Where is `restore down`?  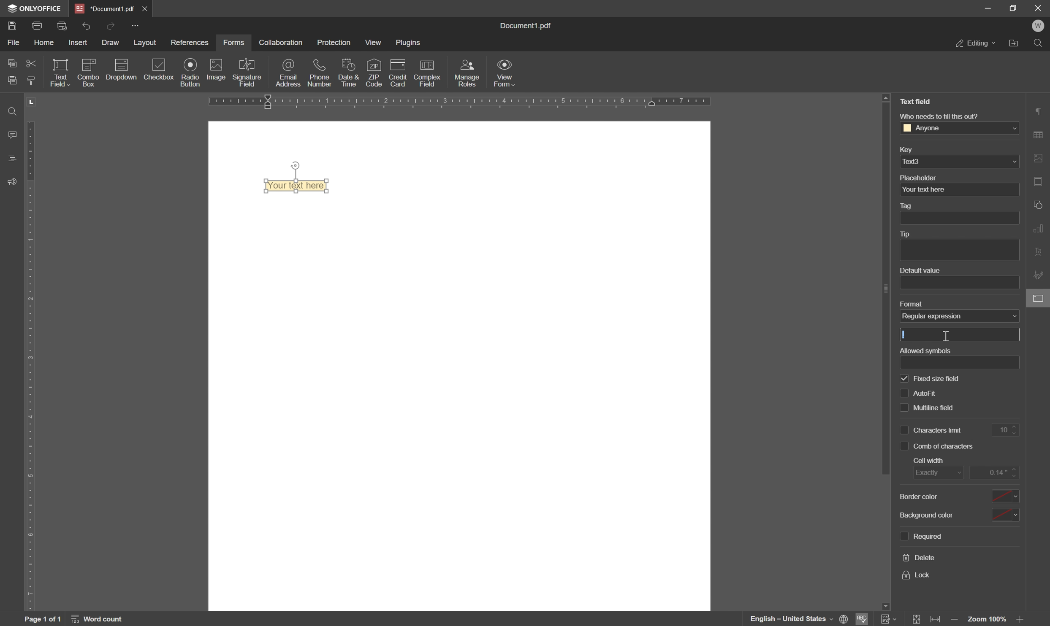
restore down is located at coordinates (1013, 8).